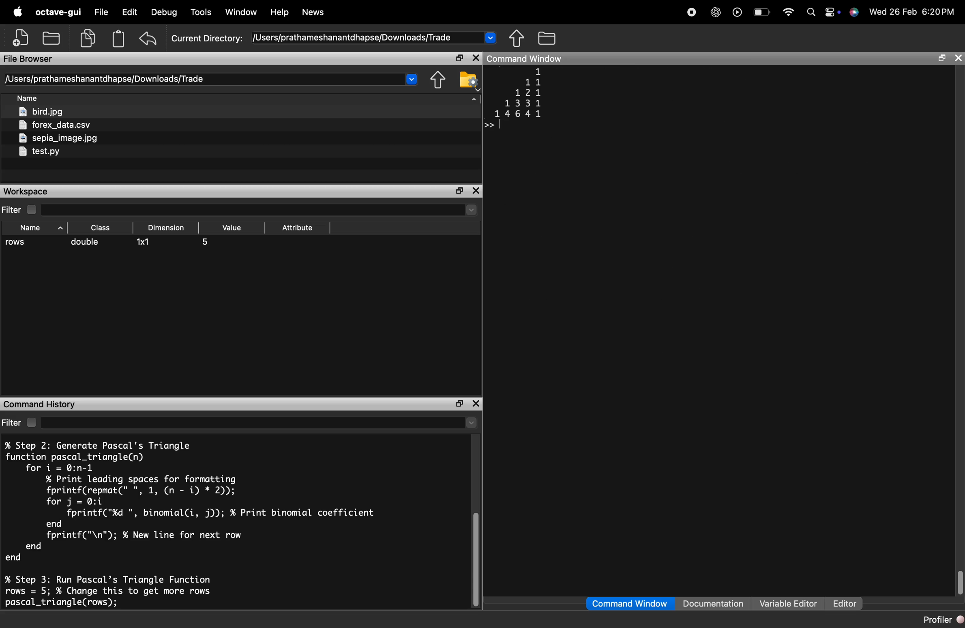 The image size is (965, 628). Describe the element at coordinates (314, 12) in the screenshot. I see `News` at that location.